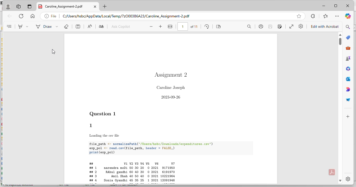 The height and width of the screenshot is (187, 356). I want to click on zoom in, so click(161, 26).